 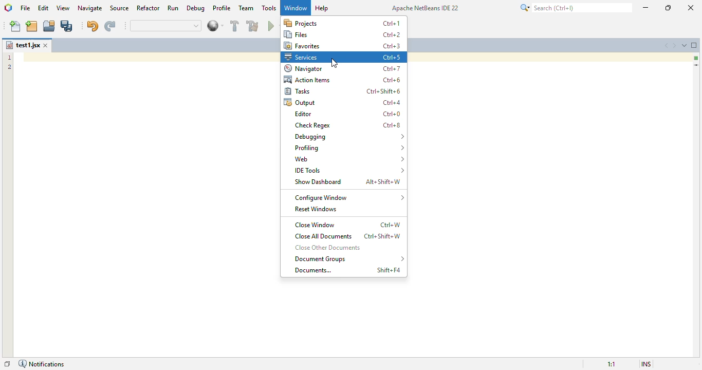 I want to click on tasks, so click(x=297, y=91).